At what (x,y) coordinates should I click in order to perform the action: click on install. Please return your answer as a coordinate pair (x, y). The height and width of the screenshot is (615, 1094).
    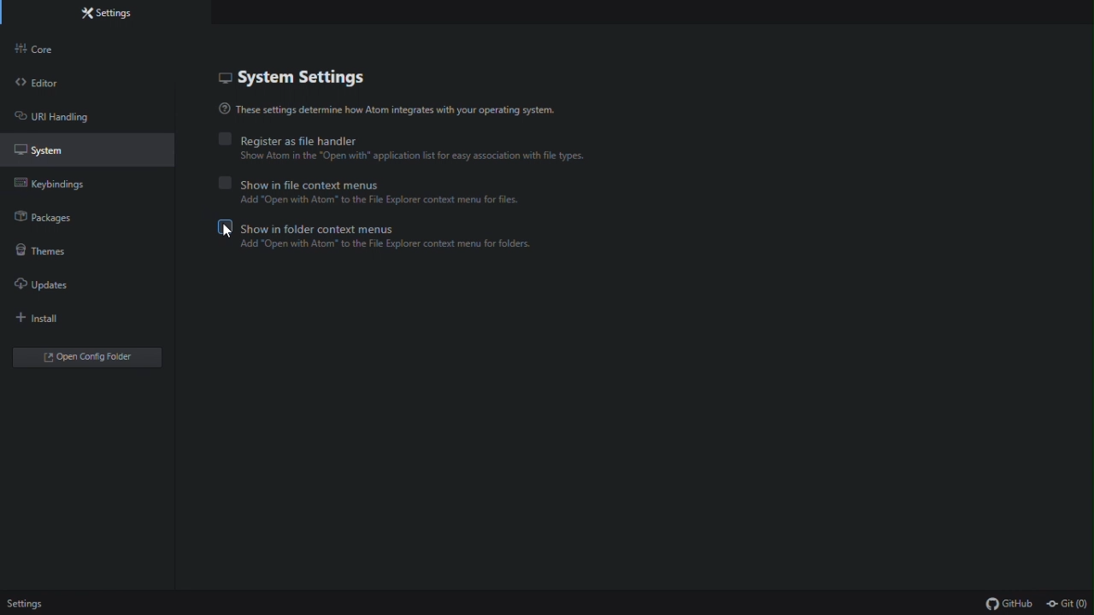
    Looking at the image, I should click on (73, 315).